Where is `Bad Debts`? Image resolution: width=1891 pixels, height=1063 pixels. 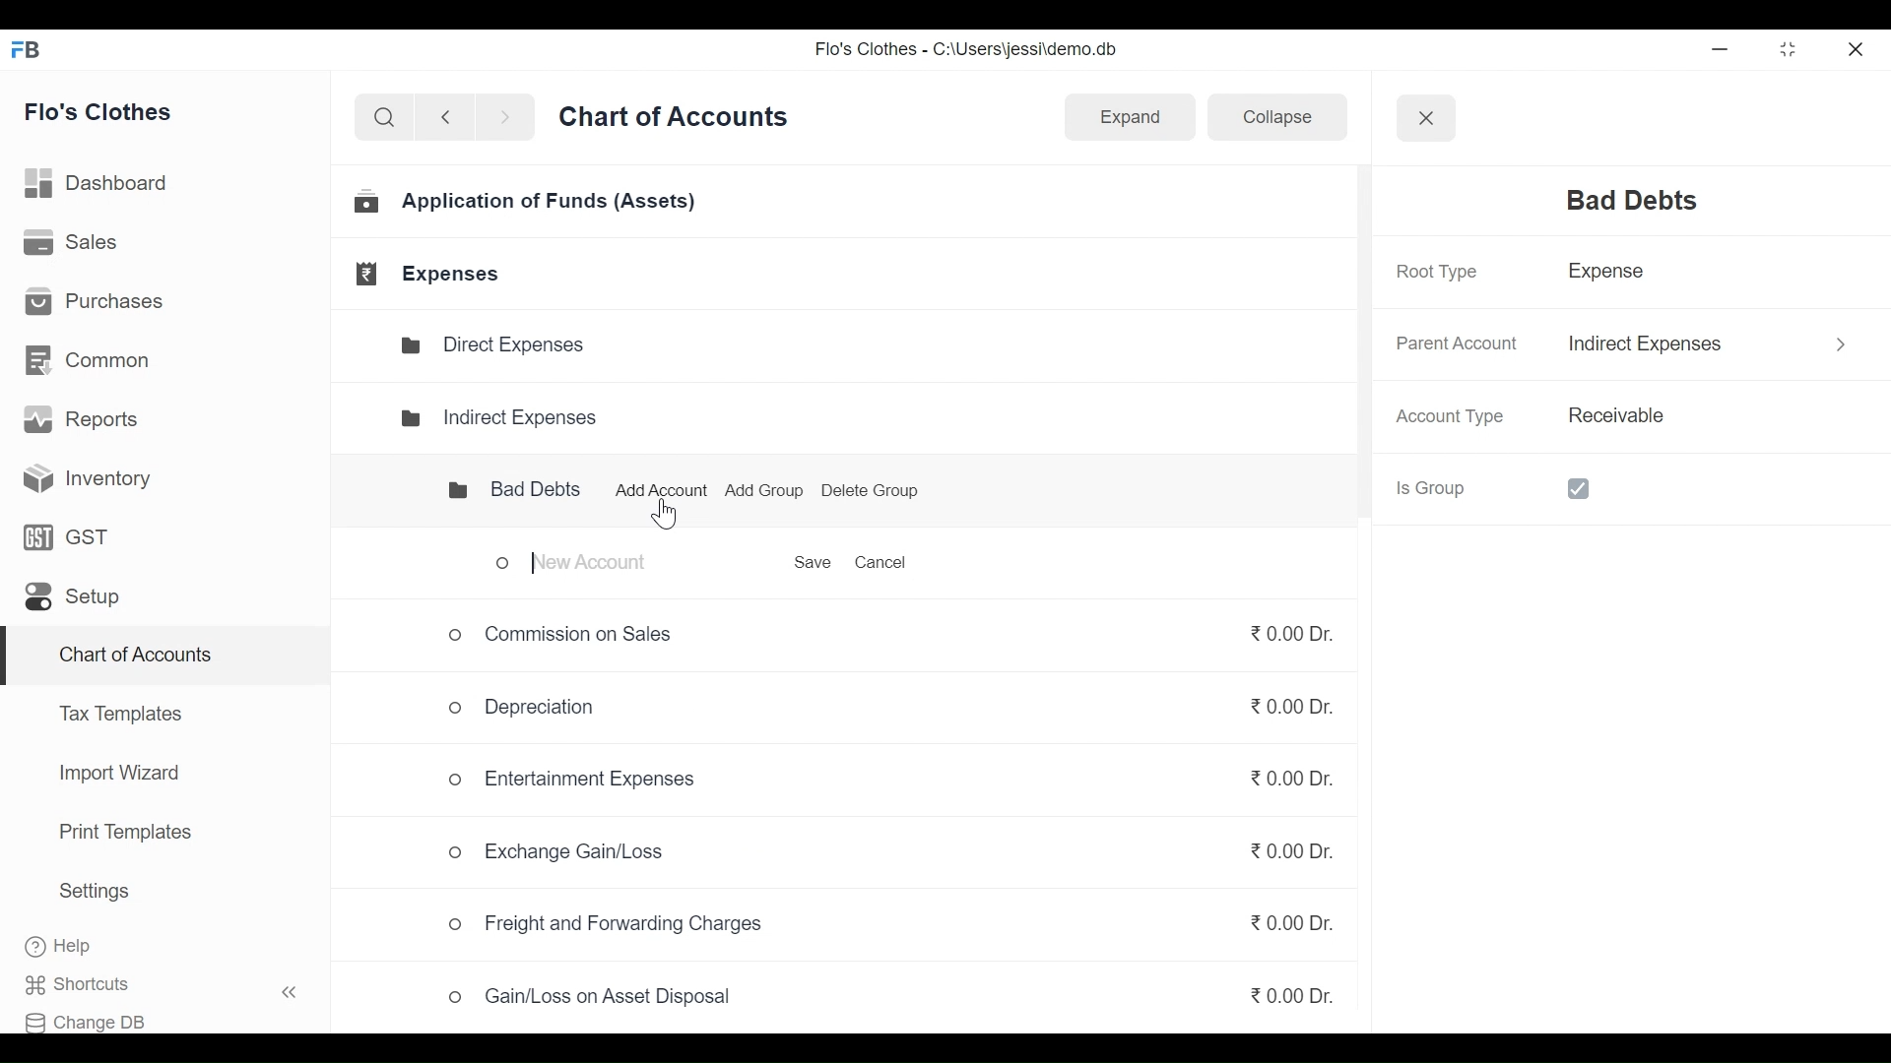 Bad Debts is located at coordinates (1619, 201).